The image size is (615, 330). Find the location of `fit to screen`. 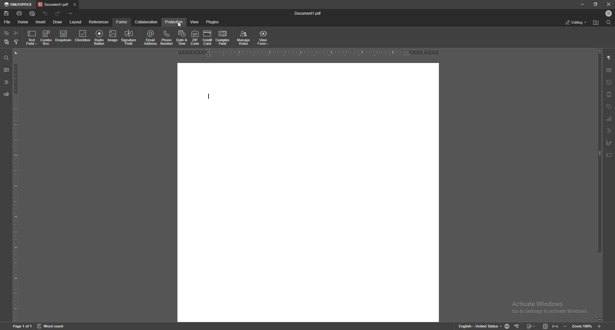

fit to screen is located at coordinates (545, 326).